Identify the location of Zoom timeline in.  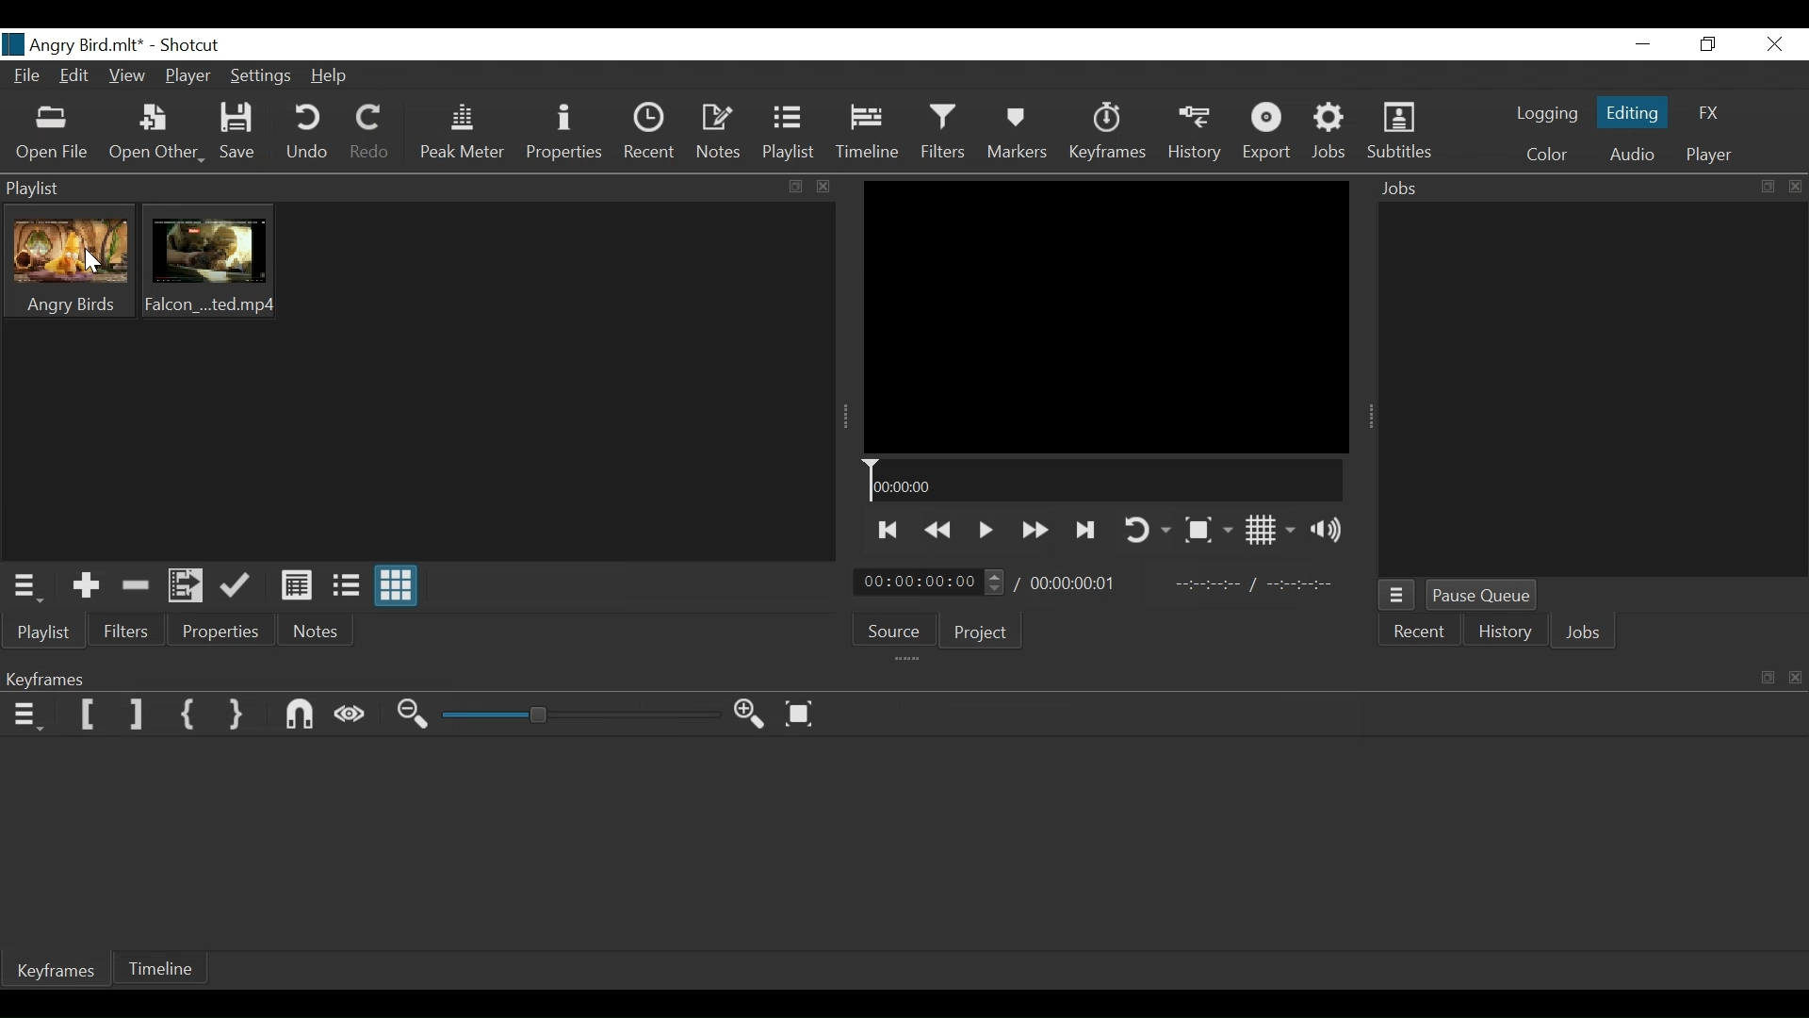
(750, 714).